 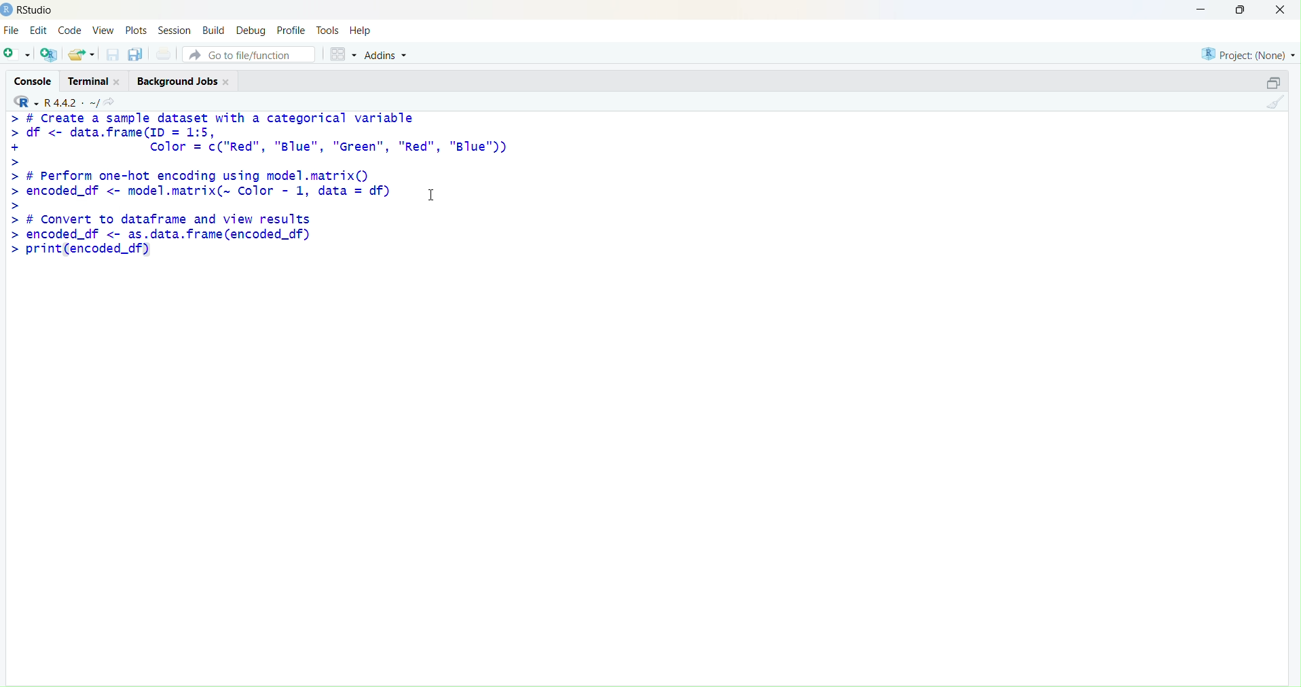 What do you see at coordinates (1274, 82) in the screenshot?
I see `open in separate window ` at bounding box center [1274, 82].